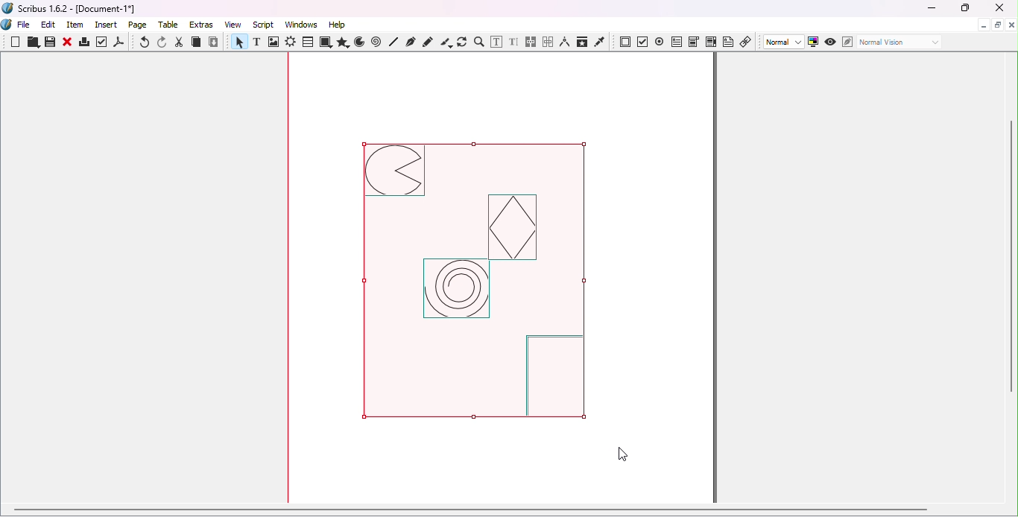  What do you see at coordinates (359, 43) in the screenshot?
I see `Arc` at bounding box center [359, 43].